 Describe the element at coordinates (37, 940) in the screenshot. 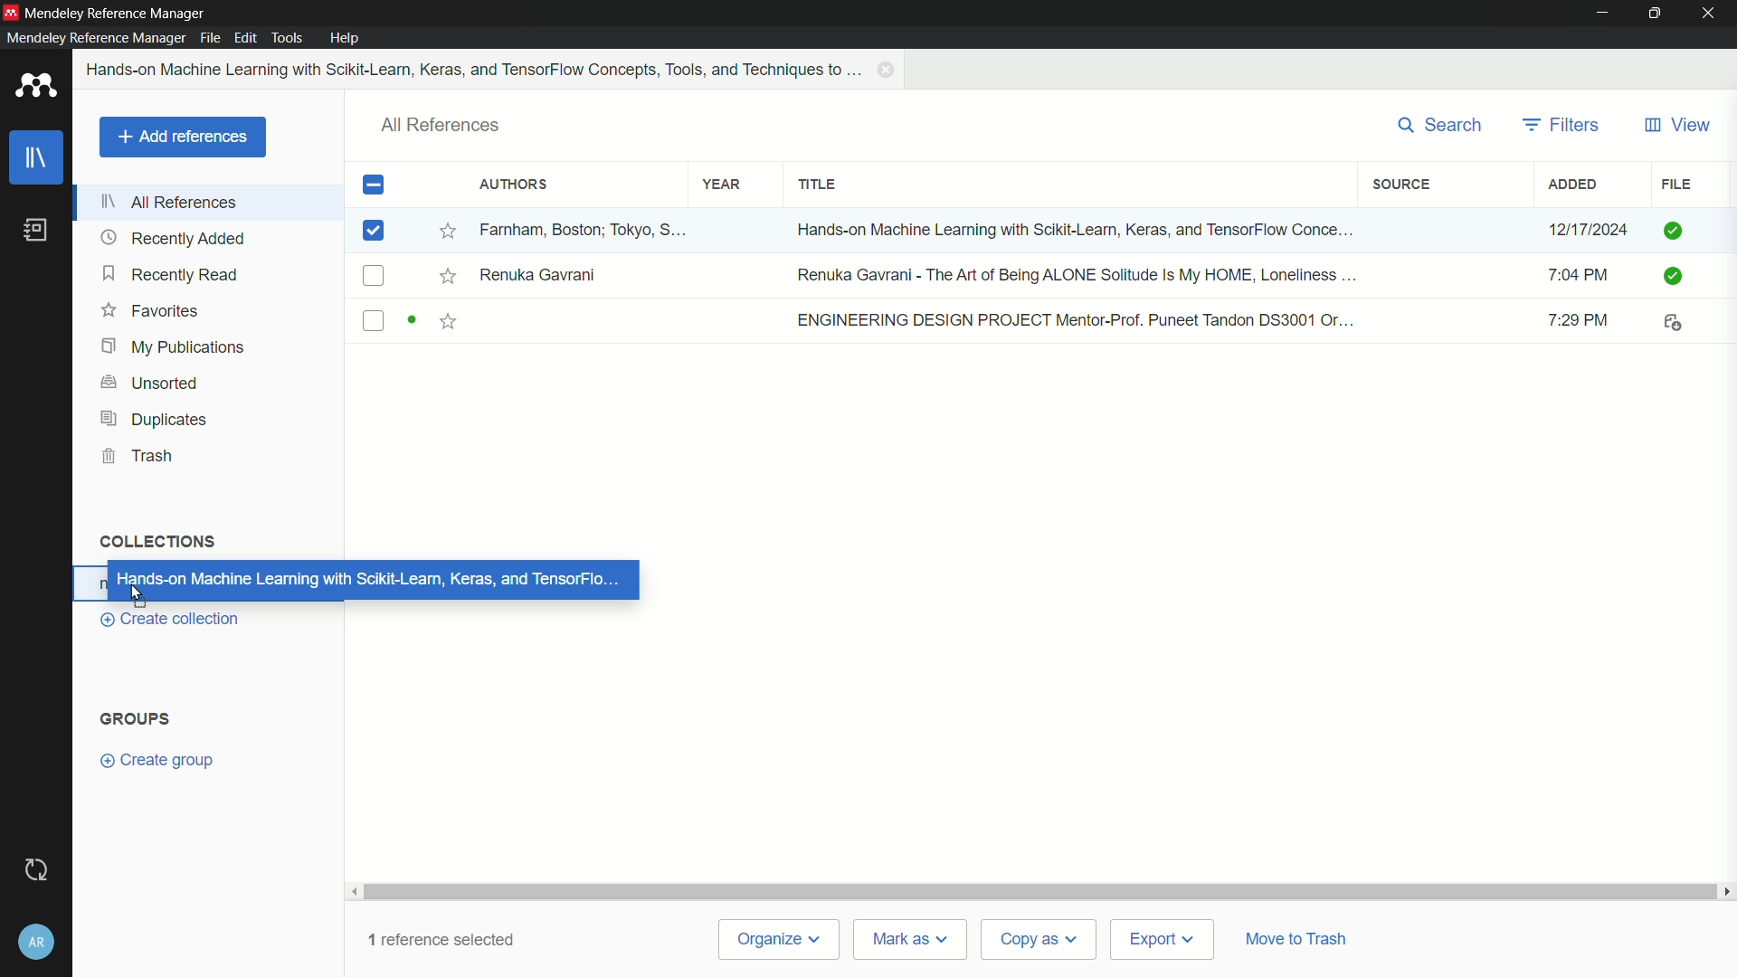

I see `account and settings` at that location.